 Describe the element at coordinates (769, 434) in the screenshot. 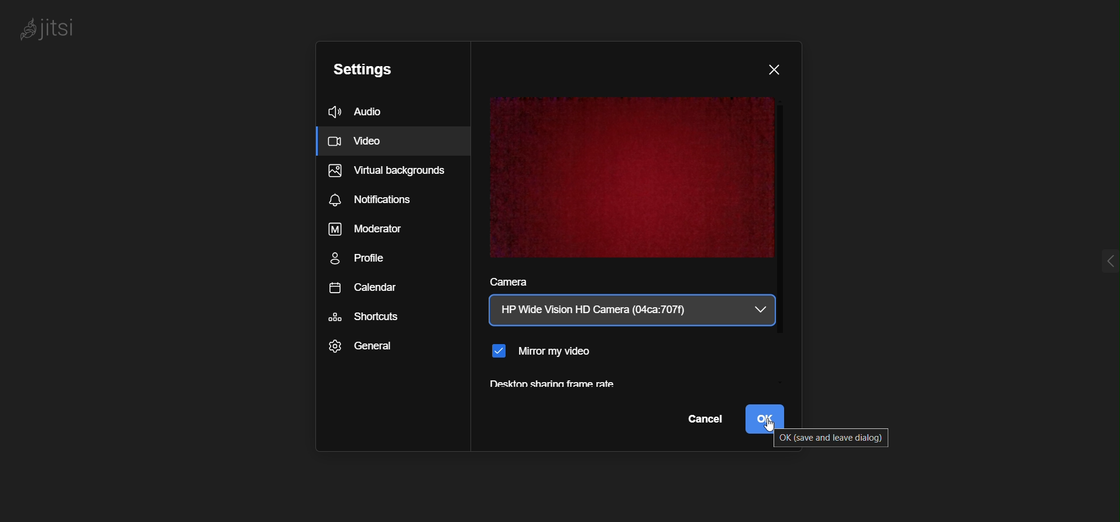

I see `cursor` at that location.